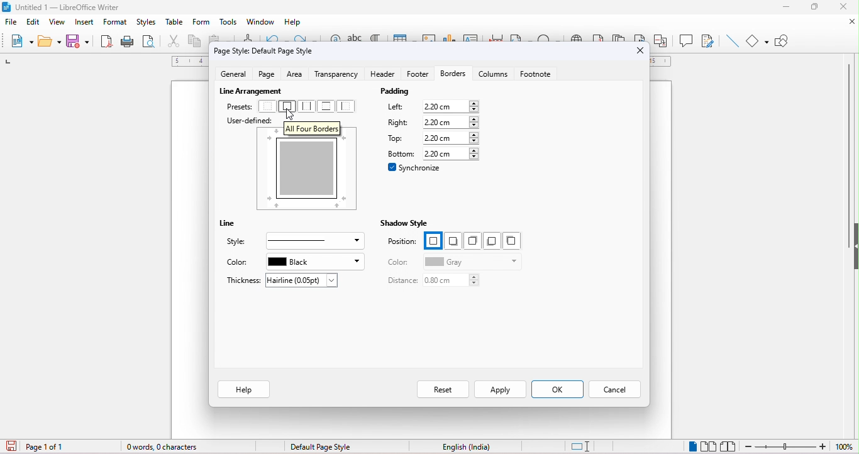 This screenshot has width=859, height=454. Describe the element at coordinates (116, 23) in the screenshot. I see `format` at that location.